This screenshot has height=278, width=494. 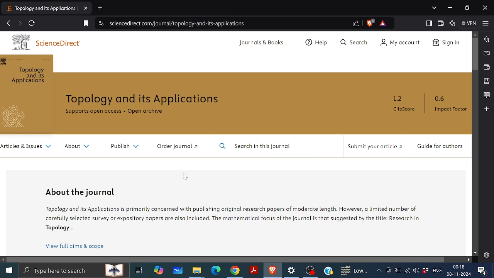 What do you see at coordinates (231, 210) in the screenshot?
I see `About the journal

Topology and its Applications is primarily concerned with publishing original research papers of moderate length. However, a limited number of
carefully selected survey or expository papers are also included. The mathematical focus of the journal is that suggested by the title: Research in
Topology...` at bounding box center [231, 210].